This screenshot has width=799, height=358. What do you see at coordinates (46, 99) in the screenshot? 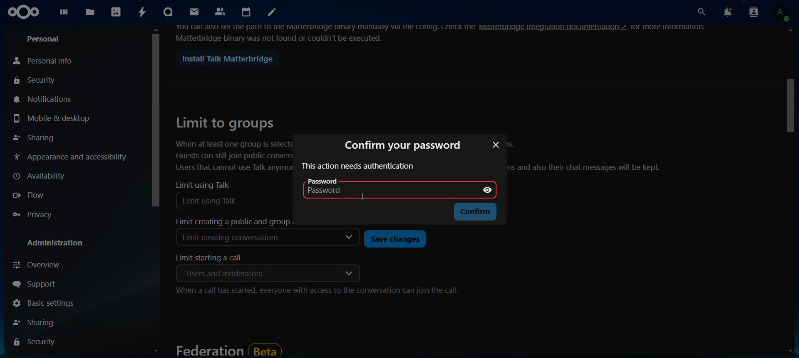
I see `notifications` at bounding box center [46, 99].